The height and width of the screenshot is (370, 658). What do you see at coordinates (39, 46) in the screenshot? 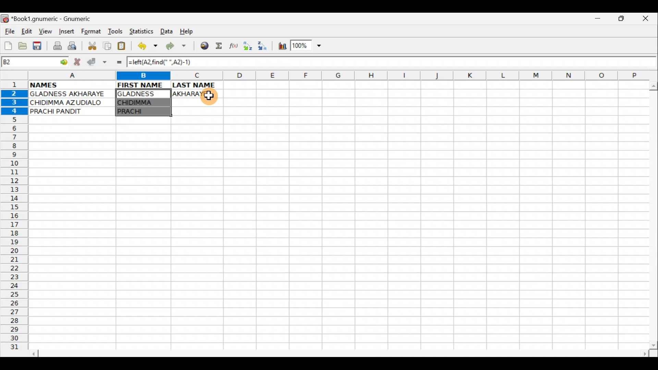
I see `Save current workbook` at bounding box center [39, 46].